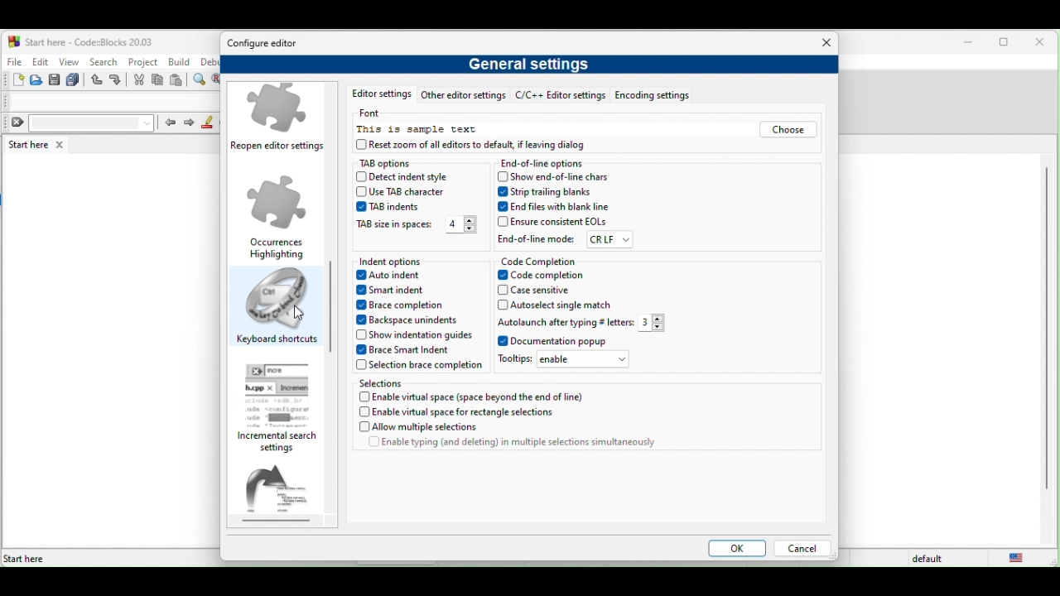  What do you see at coordinates (463, 97) in the screenshot?
I see `other editor setting` at bounding box center [463, 97].